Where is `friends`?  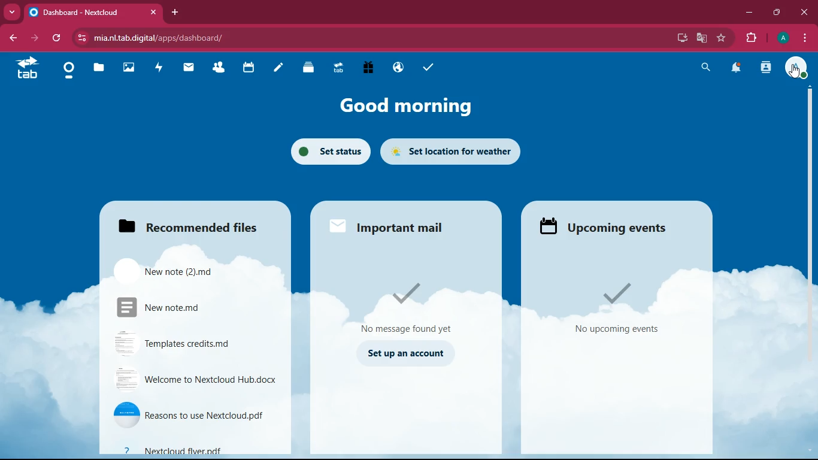
friends is located at coordinates (221, 68).